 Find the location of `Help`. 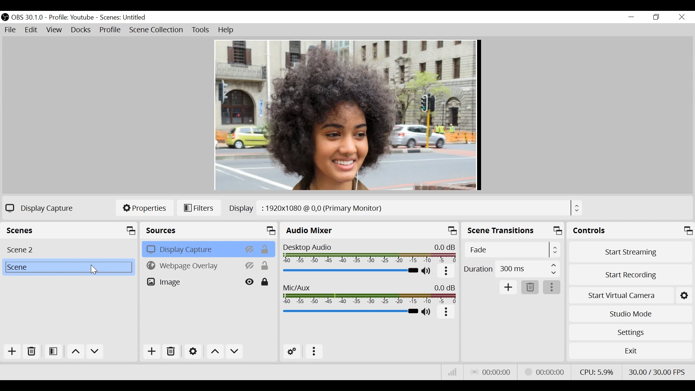

Help is located at coordinates (227, 31).